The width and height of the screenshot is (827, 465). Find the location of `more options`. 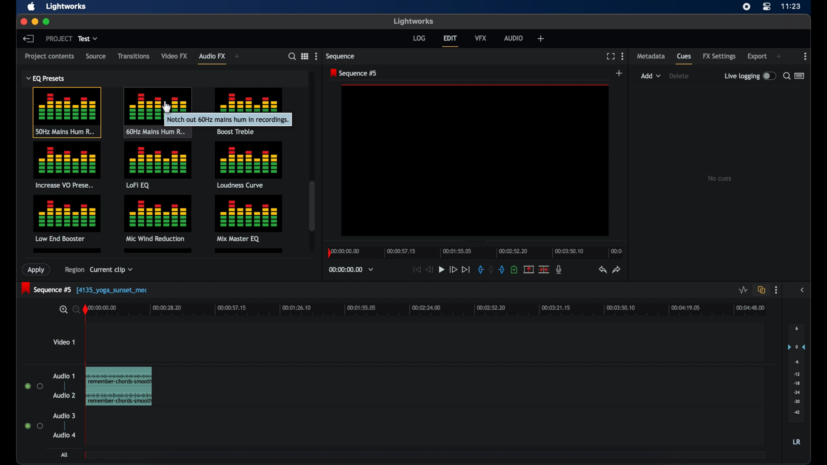

more options is located at coordinates (316, 56).